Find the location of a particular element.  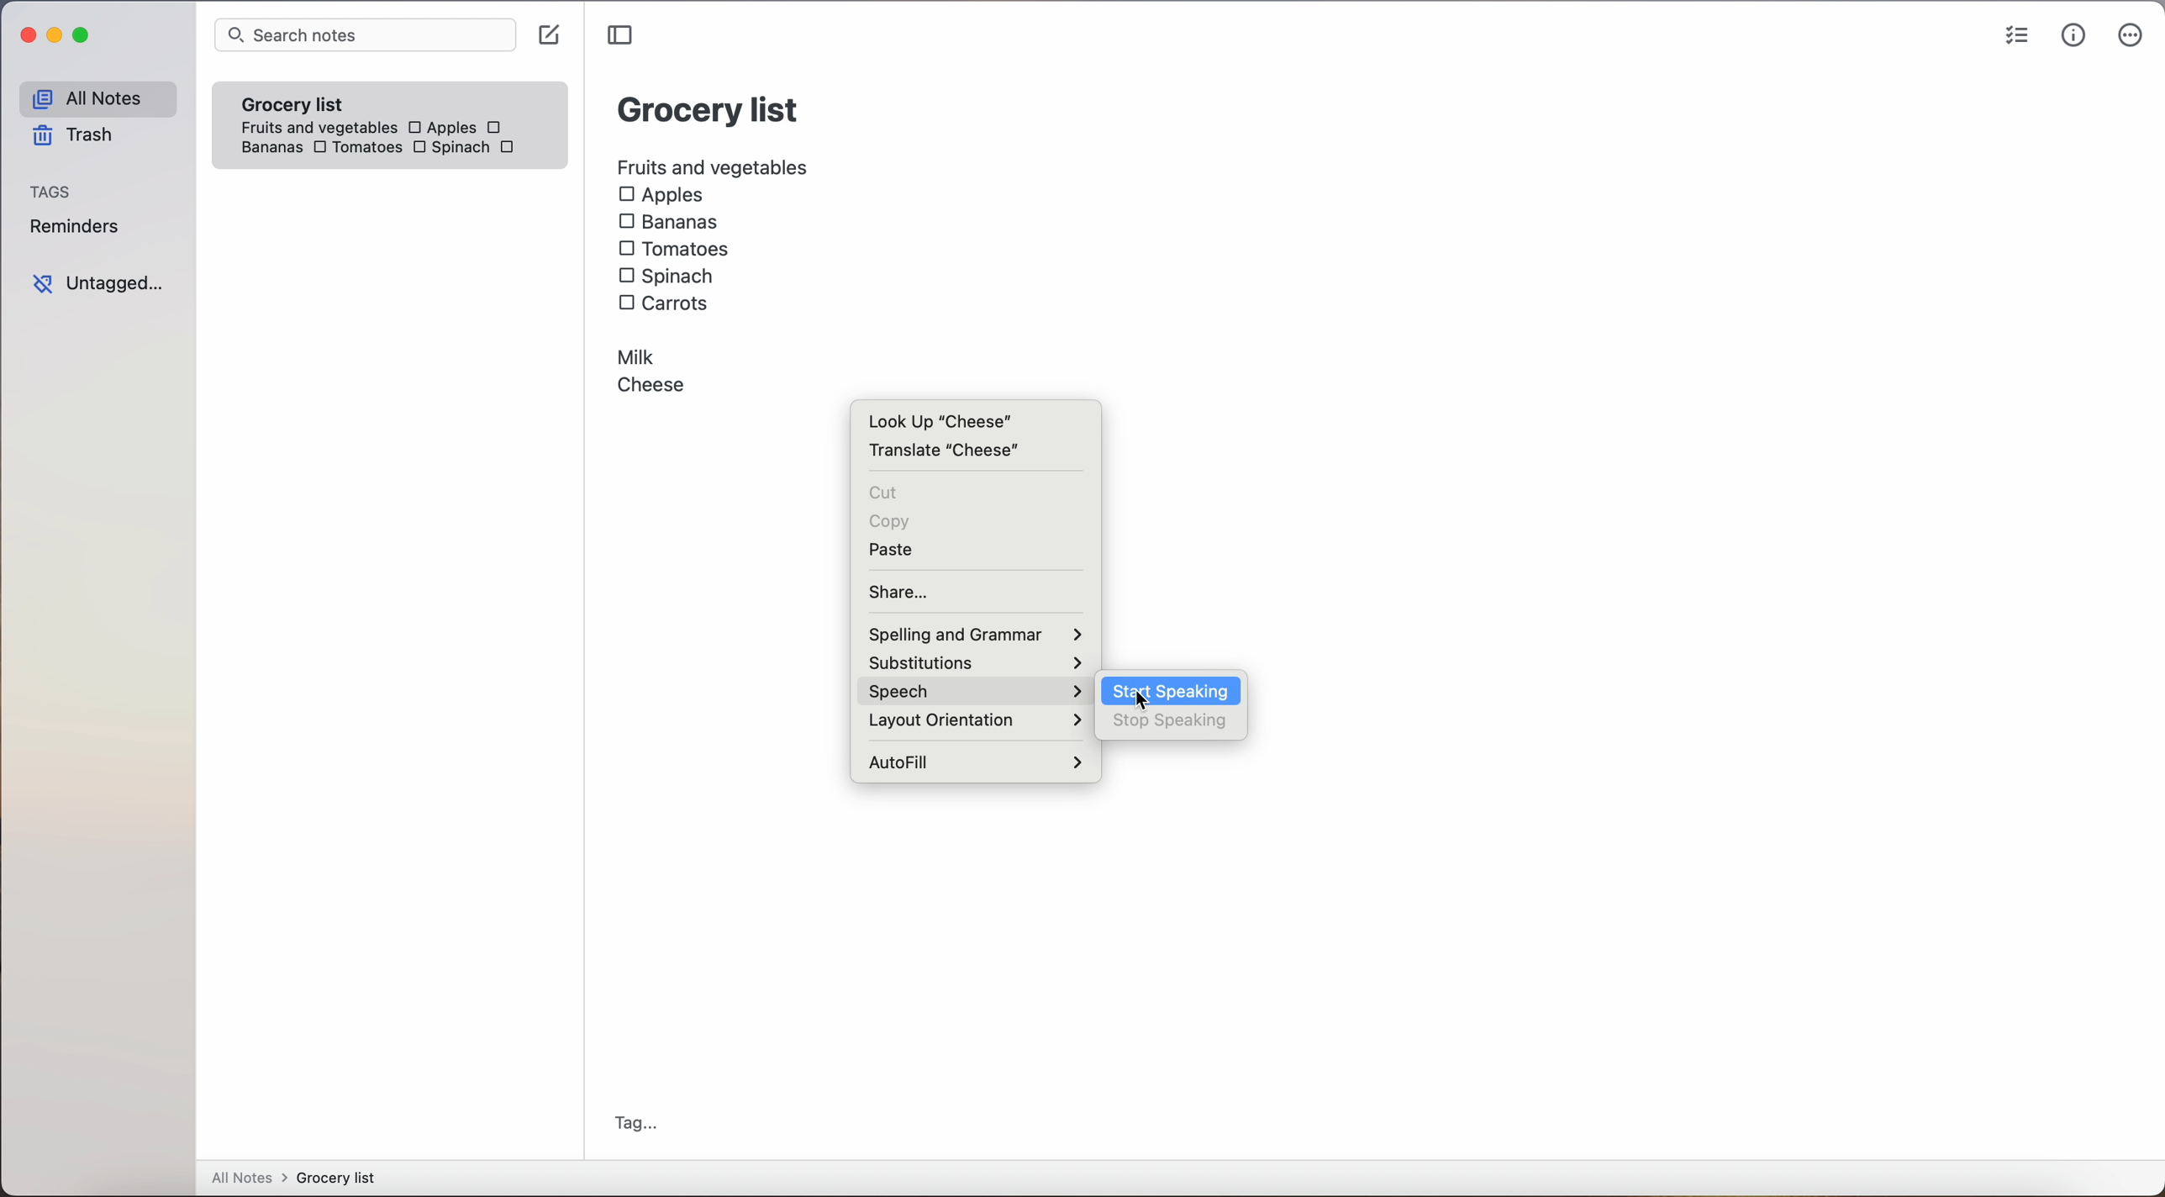

search notes is located at coordinates (366, 36).